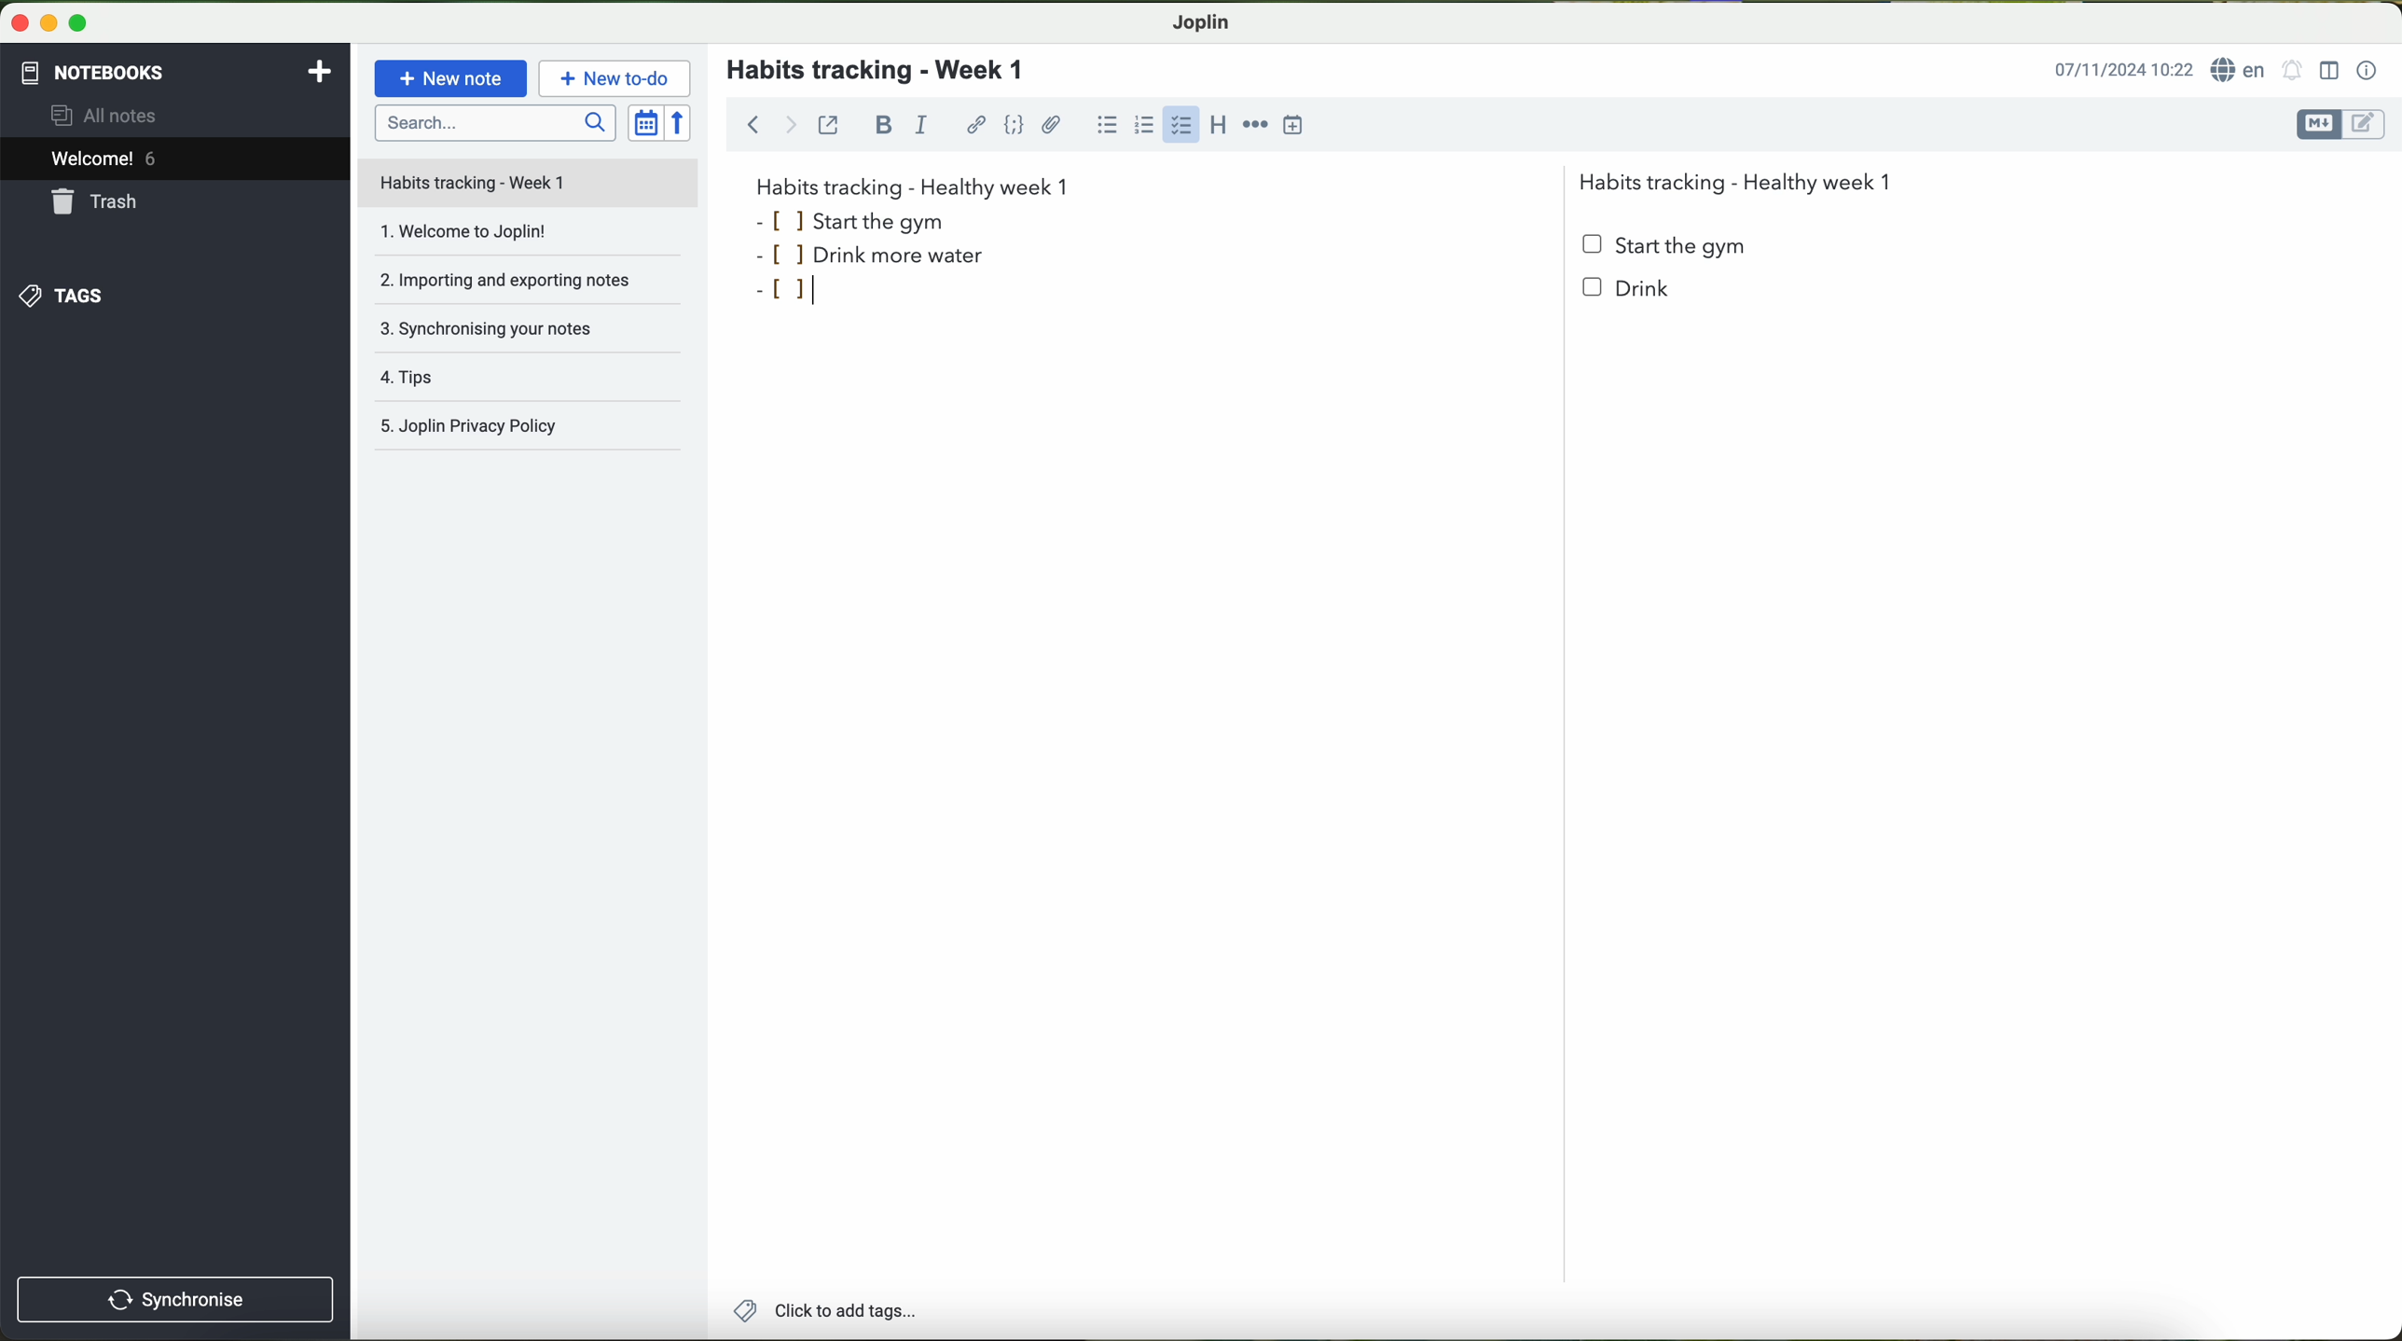 This screenshot has height=1341, width=2402. I want to click on habits tracking week 1, so click(913, 185).